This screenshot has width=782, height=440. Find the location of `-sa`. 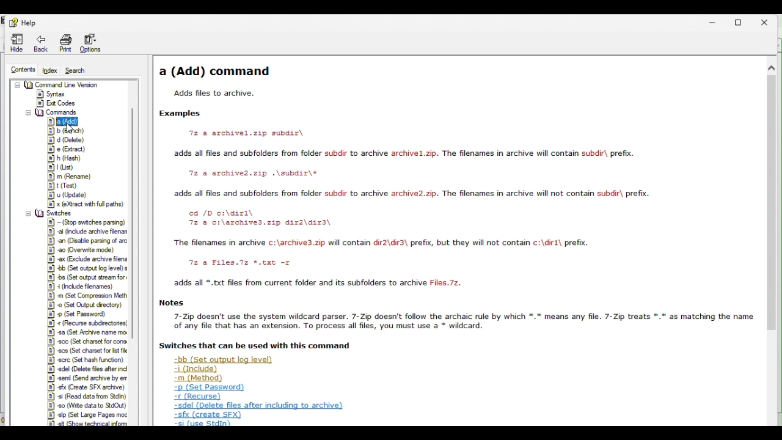

-sa is located at coordinates (87, 332).